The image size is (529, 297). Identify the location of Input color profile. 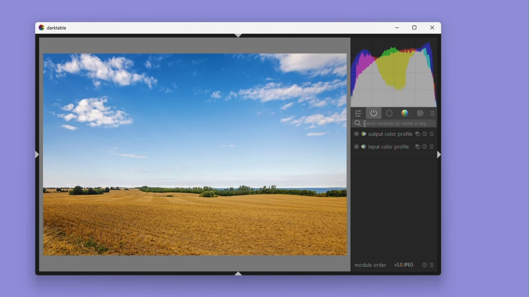
(391, 146).